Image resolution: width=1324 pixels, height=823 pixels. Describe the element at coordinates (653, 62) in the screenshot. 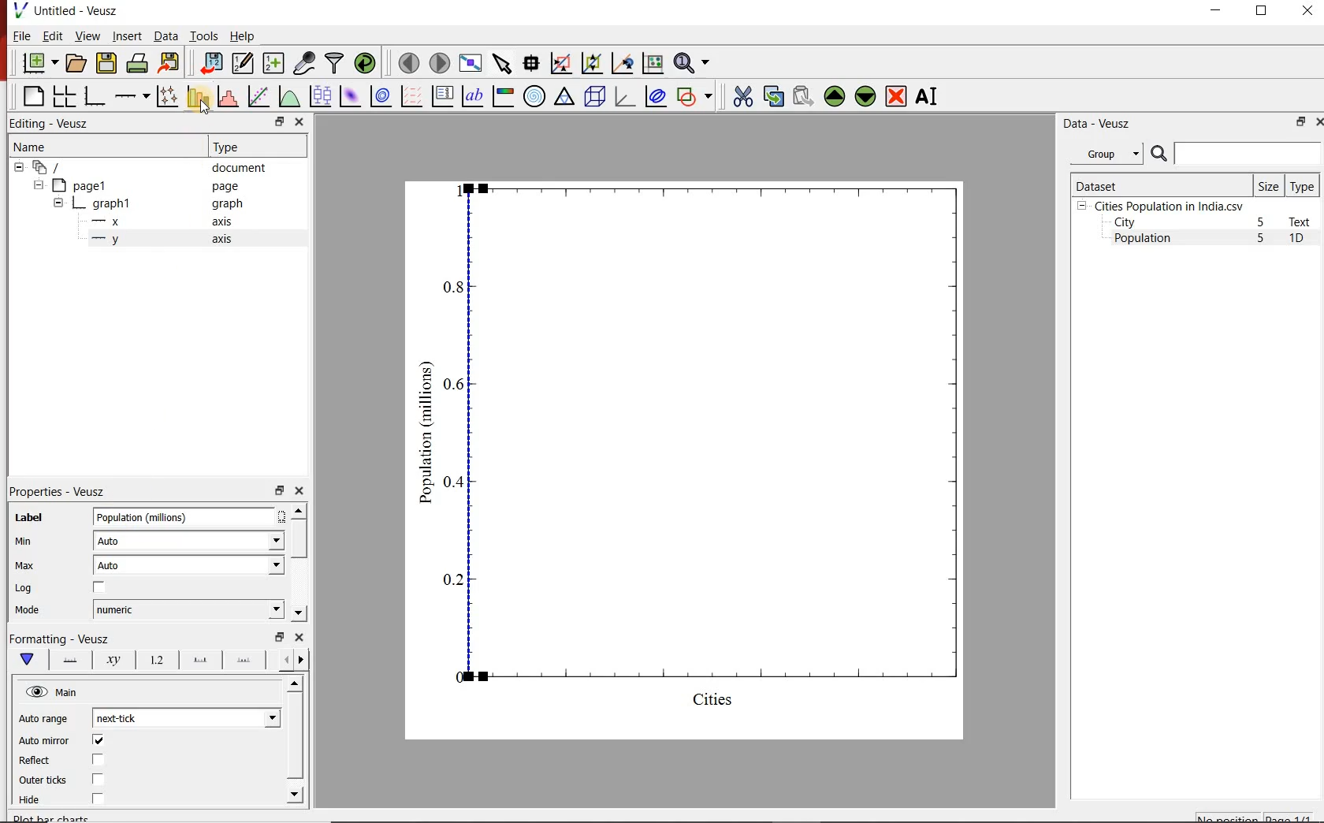

I see `click to reset graph axes` at that location.